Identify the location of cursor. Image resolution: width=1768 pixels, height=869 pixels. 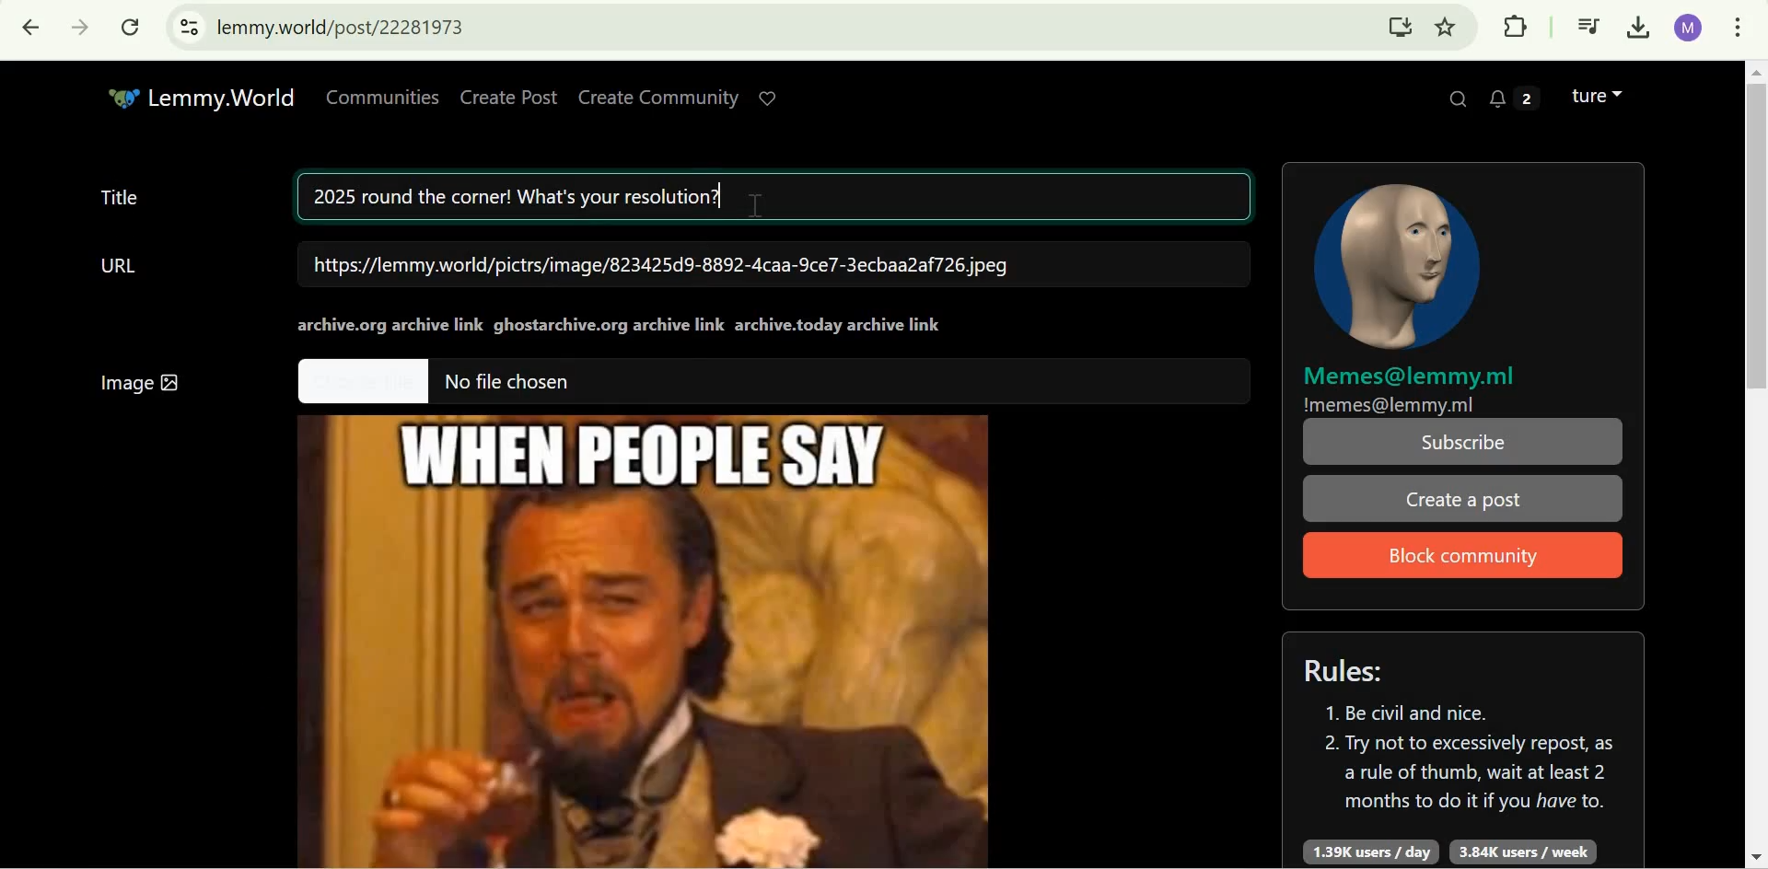
(759, 203).